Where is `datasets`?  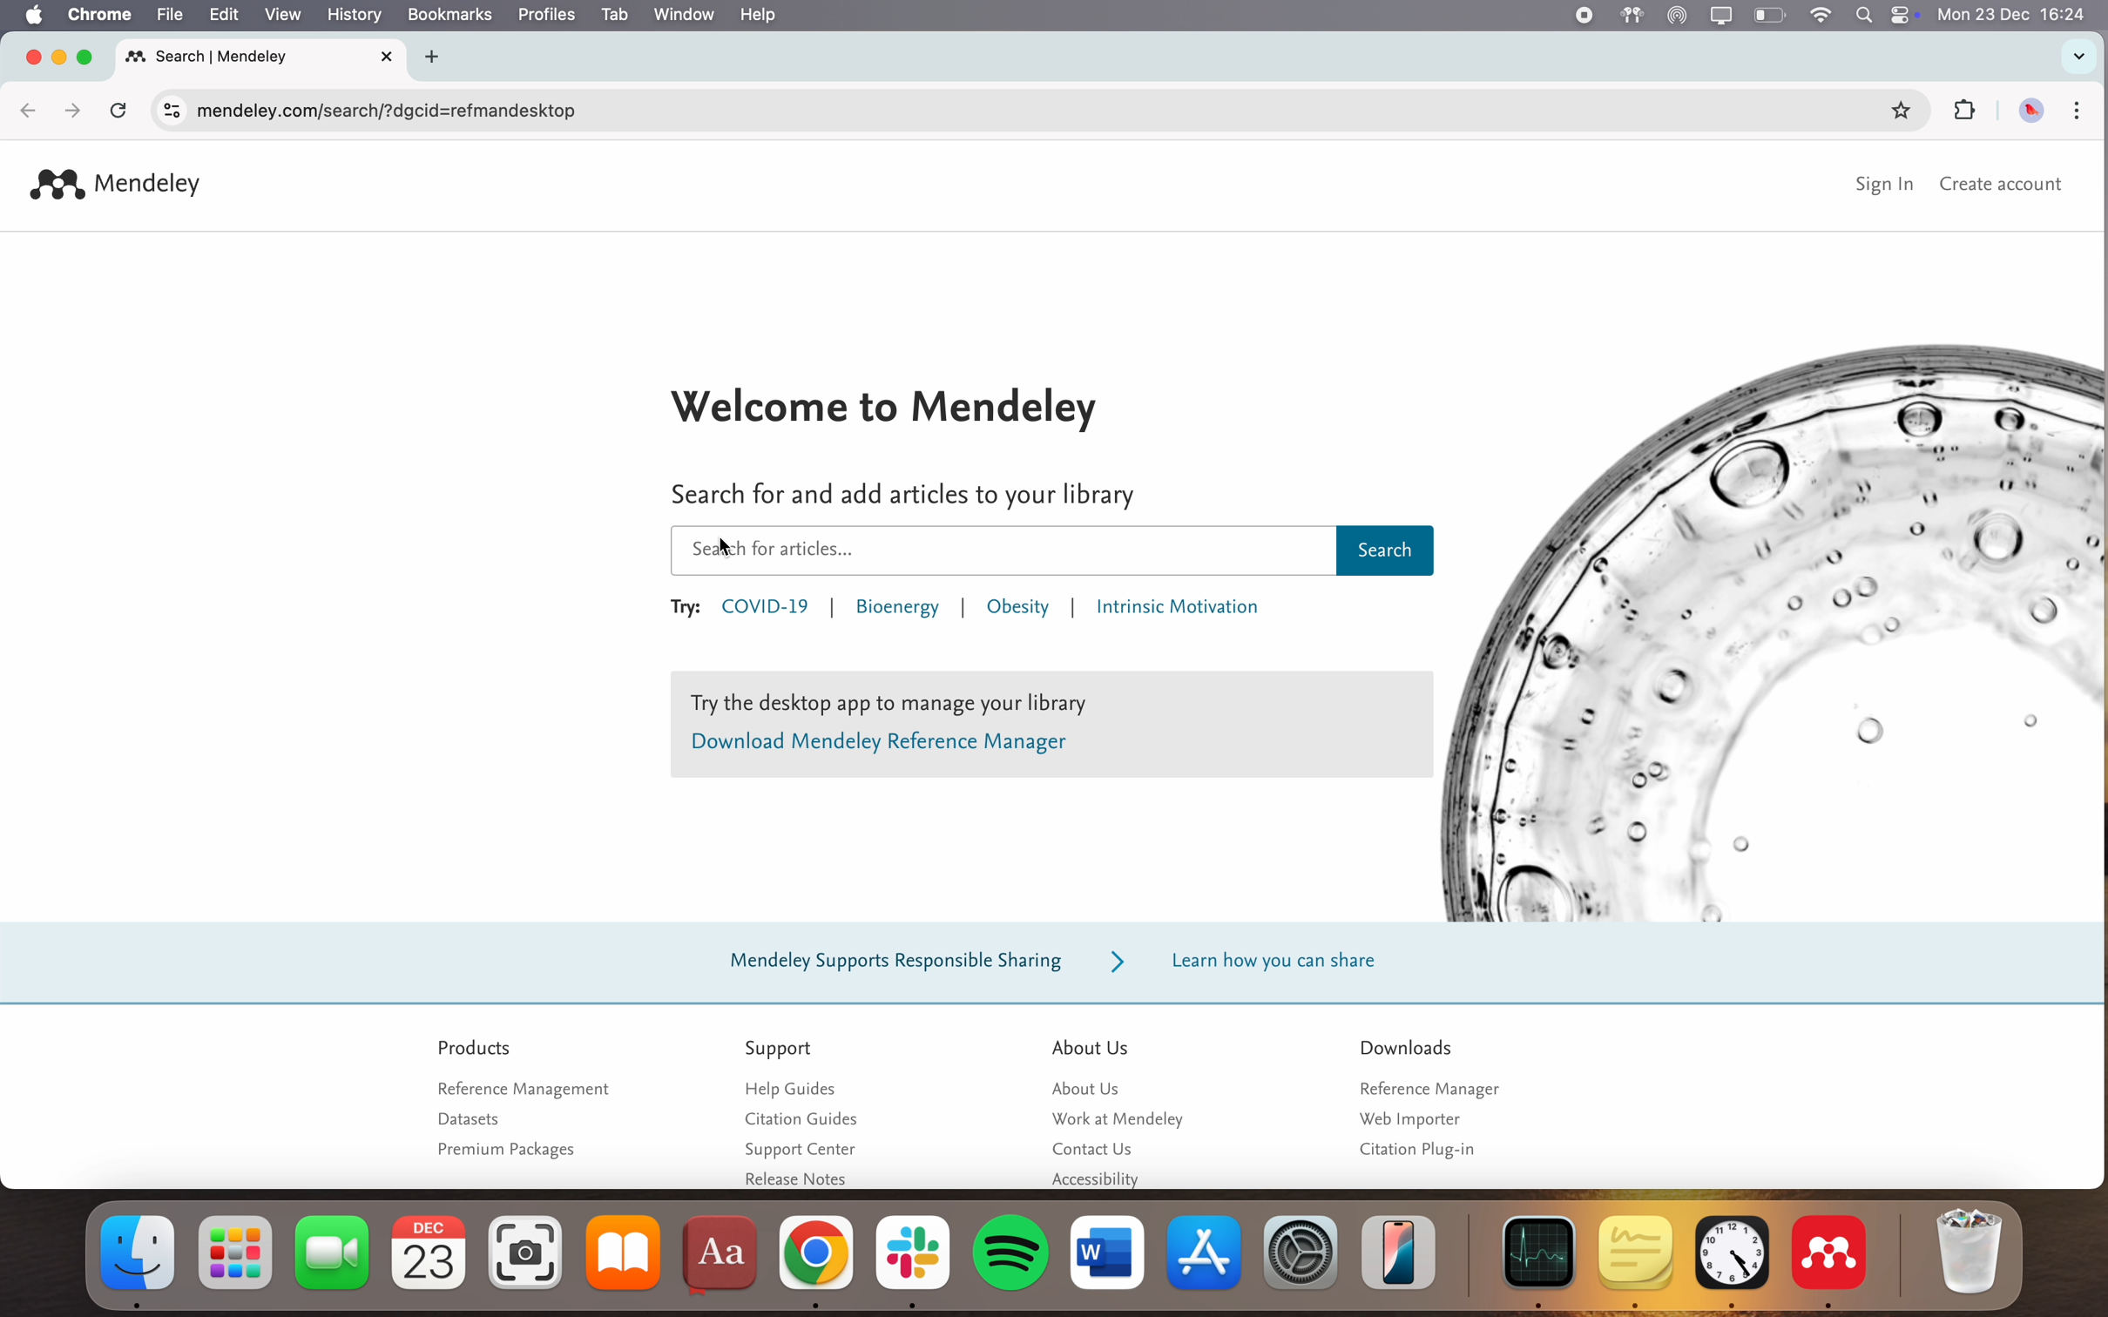 datasets is located at coordinates (468, 1120).